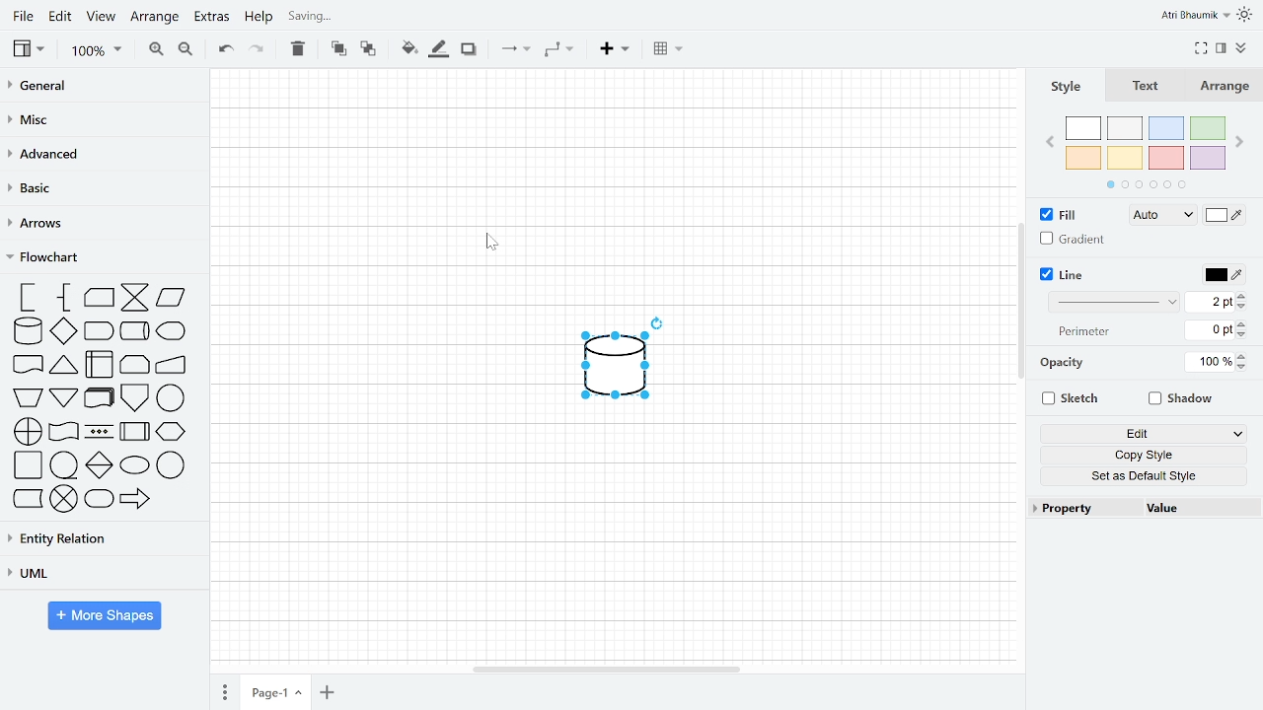 This screenshot has height=710, width=1263. Describe the element at coordinates (1208, 329) in the screenshot. I see `Current perimeter` at that location.